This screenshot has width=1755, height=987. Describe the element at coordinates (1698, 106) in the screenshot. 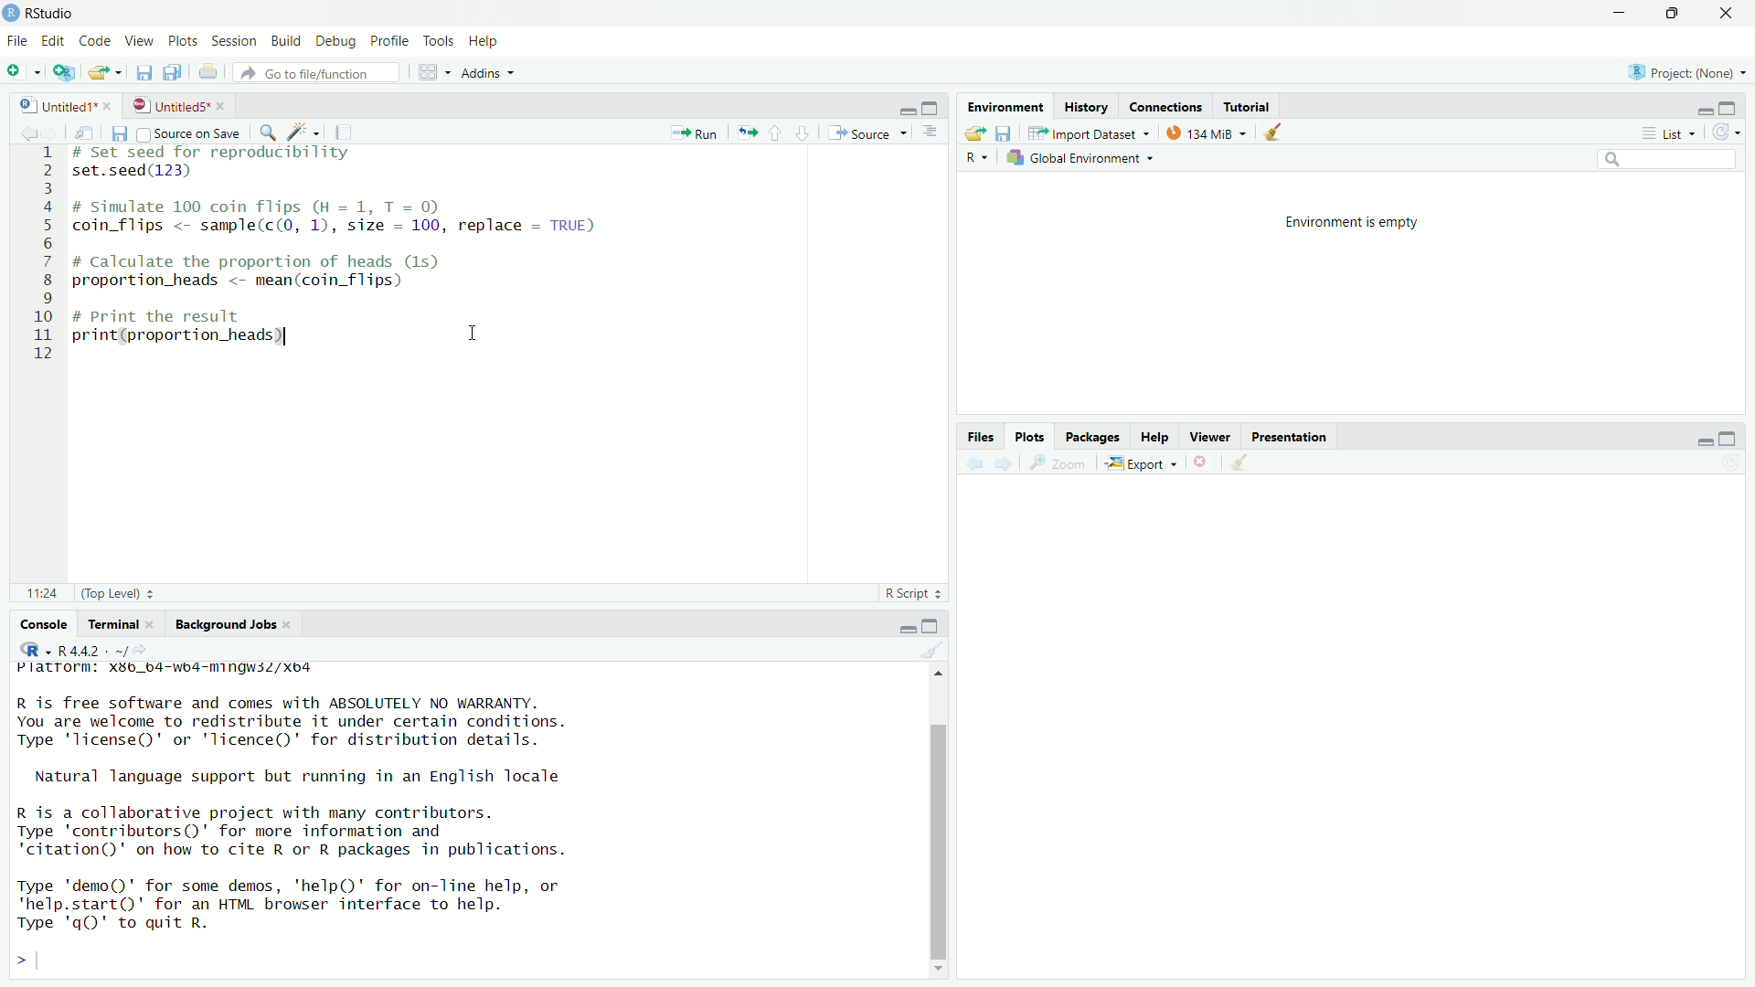

I see `minimize` at that location.